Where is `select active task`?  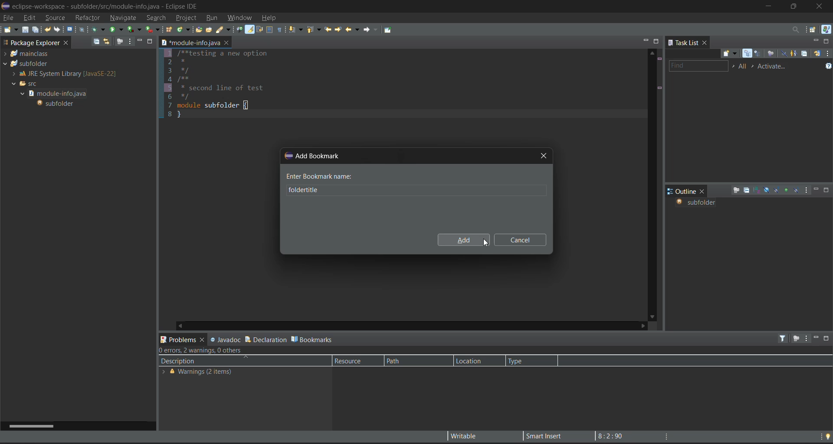
select active task is located at coordinates (755, 66).